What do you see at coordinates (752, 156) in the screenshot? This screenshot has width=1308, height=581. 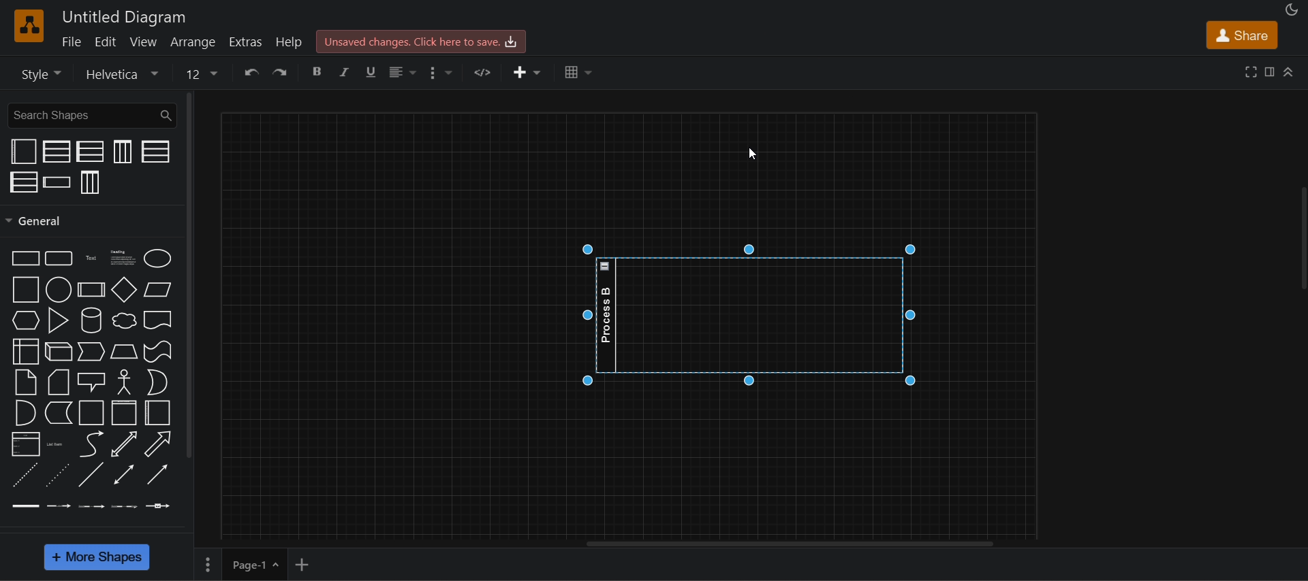 I see `cursor ` at bounding box center [752, 156].